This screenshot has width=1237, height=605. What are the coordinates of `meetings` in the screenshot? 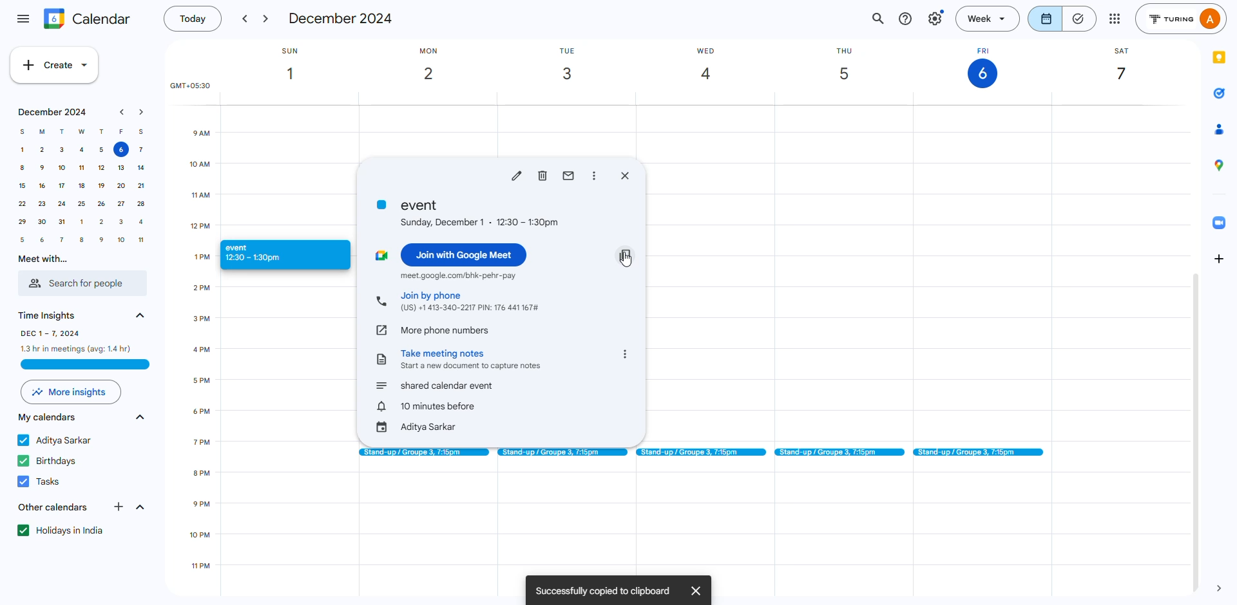 It's located at (561, 452).